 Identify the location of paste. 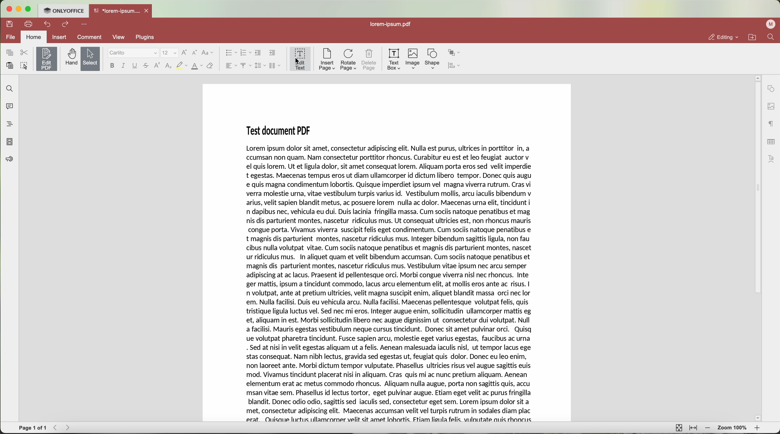
(10, 65).